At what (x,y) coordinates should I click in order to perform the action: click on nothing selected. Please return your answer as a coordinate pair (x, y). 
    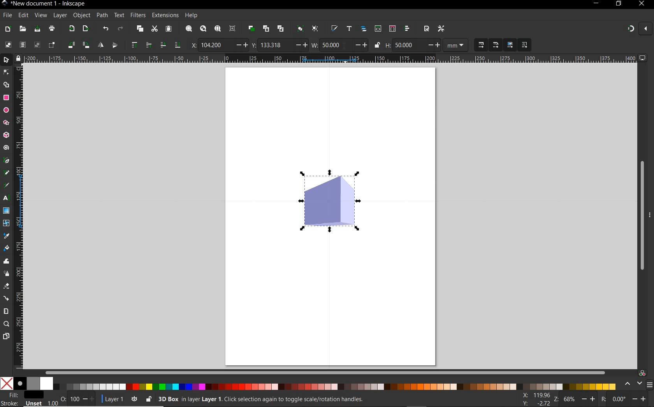
    Looking at the image, I should click on (63, 396).